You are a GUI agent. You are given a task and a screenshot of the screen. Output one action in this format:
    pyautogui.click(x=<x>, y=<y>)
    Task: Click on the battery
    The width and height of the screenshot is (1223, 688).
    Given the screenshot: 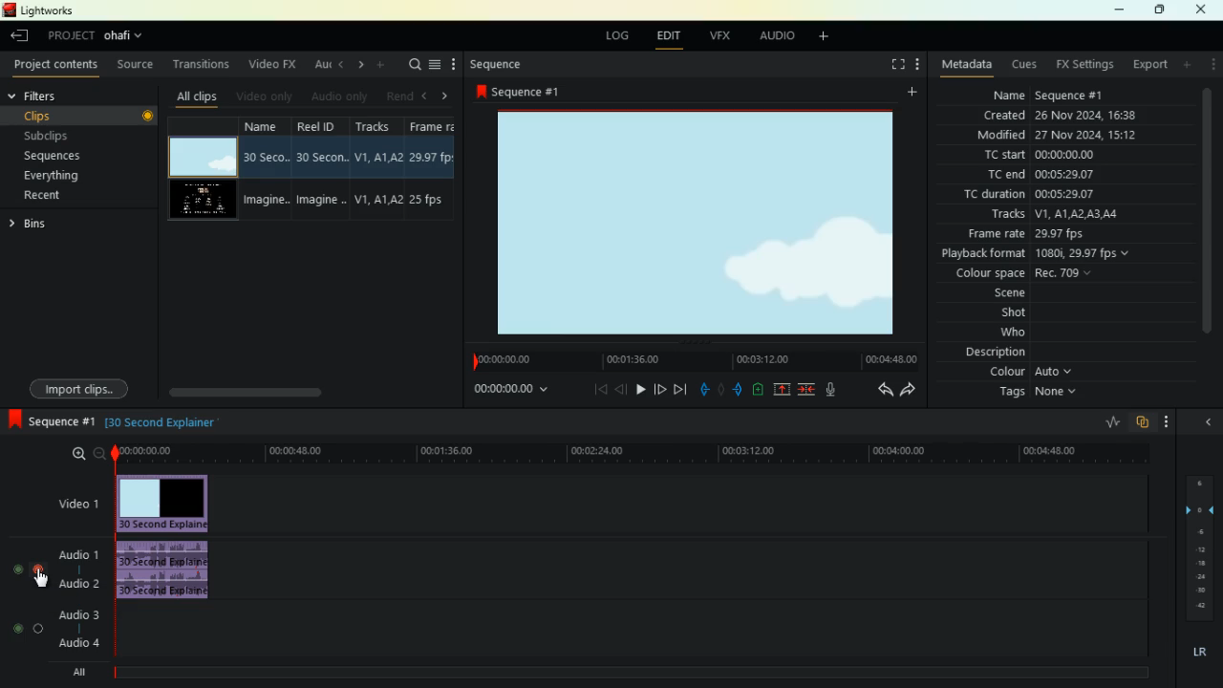 What is the action you would take?
    pyautogui.click(x=759, y=391)
    